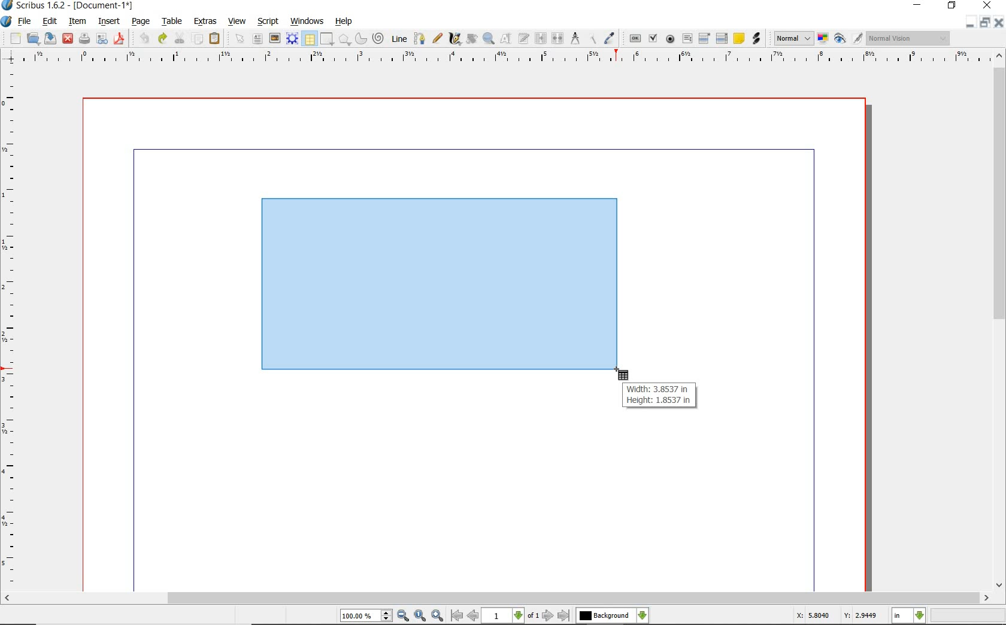 Image resolution: width=1006 pixels, height=625 pixels. Describe the element at coordinates (326, 40) in the screenshot. I see `shape` at that location.